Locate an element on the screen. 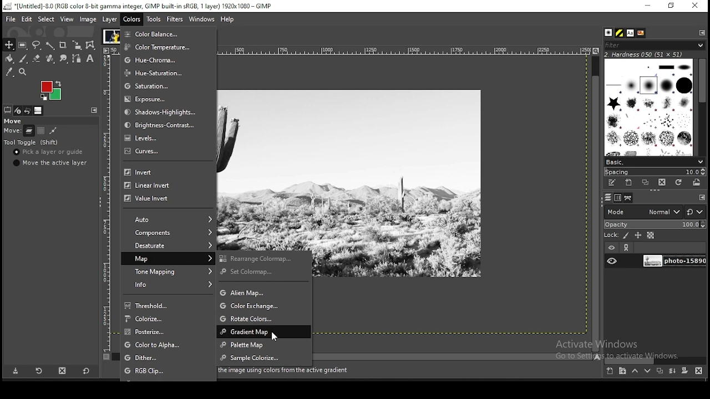 The height and width of the screenshot is (399, 710). scale tool is located at coordinates (78, 45).